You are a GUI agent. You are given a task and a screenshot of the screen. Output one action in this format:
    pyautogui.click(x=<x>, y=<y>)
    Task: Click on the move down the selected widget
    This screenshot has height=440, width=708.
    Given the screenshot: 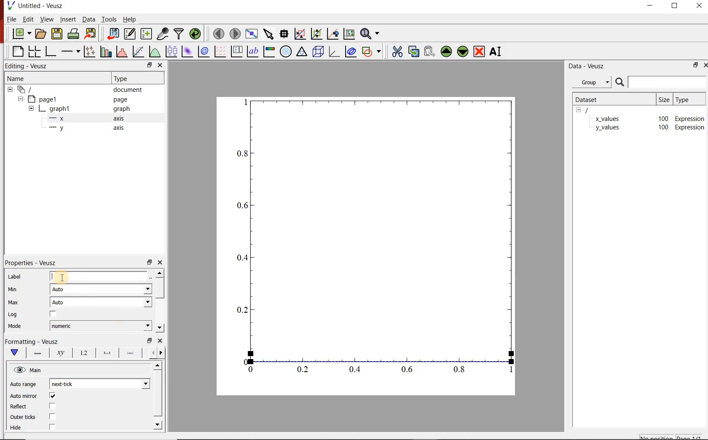 What is the action you would take?
    pyautogui.click(x=463, y=53)
    